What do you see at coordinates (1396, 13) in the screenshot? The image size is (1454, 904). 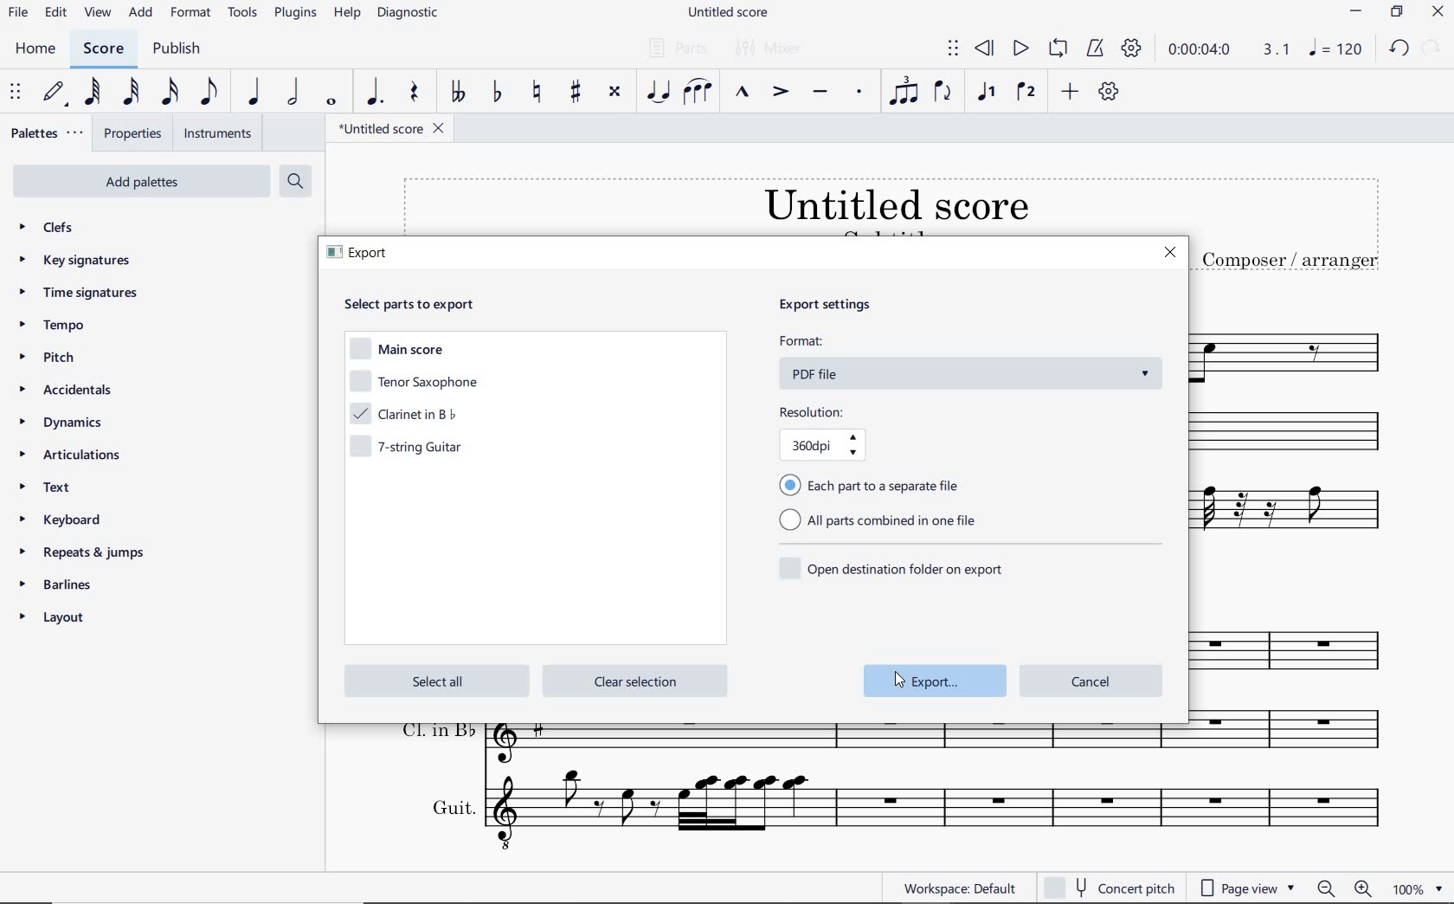 I see `RESTORE DOWN` at bounding box center [1396, 13].